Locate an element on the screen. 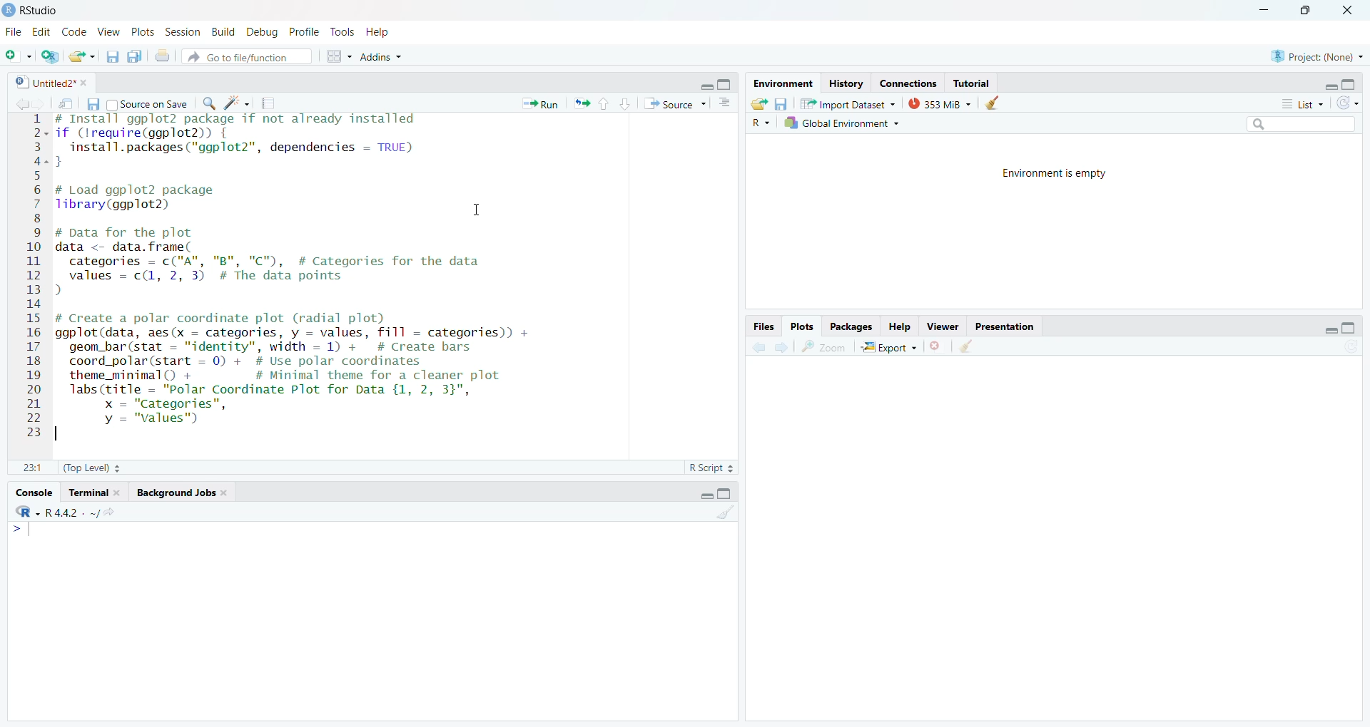 This screenshot has height=727, width=1370. go back is located at coordinates (756, 348).